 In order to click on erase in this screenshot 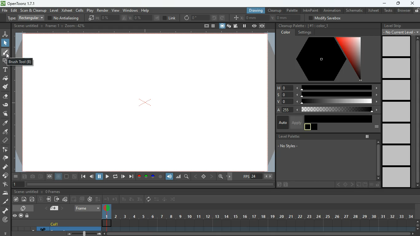, I will do `click(5, 97)`.